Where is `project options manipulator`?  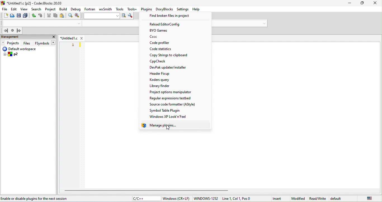
project options manipulator is located at coordinates (171, 92).